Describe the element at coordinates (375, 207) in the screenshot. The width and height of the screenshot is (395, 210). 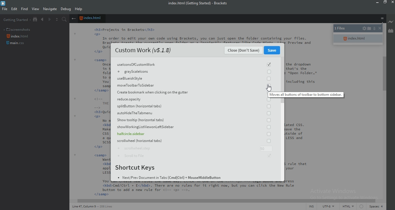
I see `space: 4` at that location.